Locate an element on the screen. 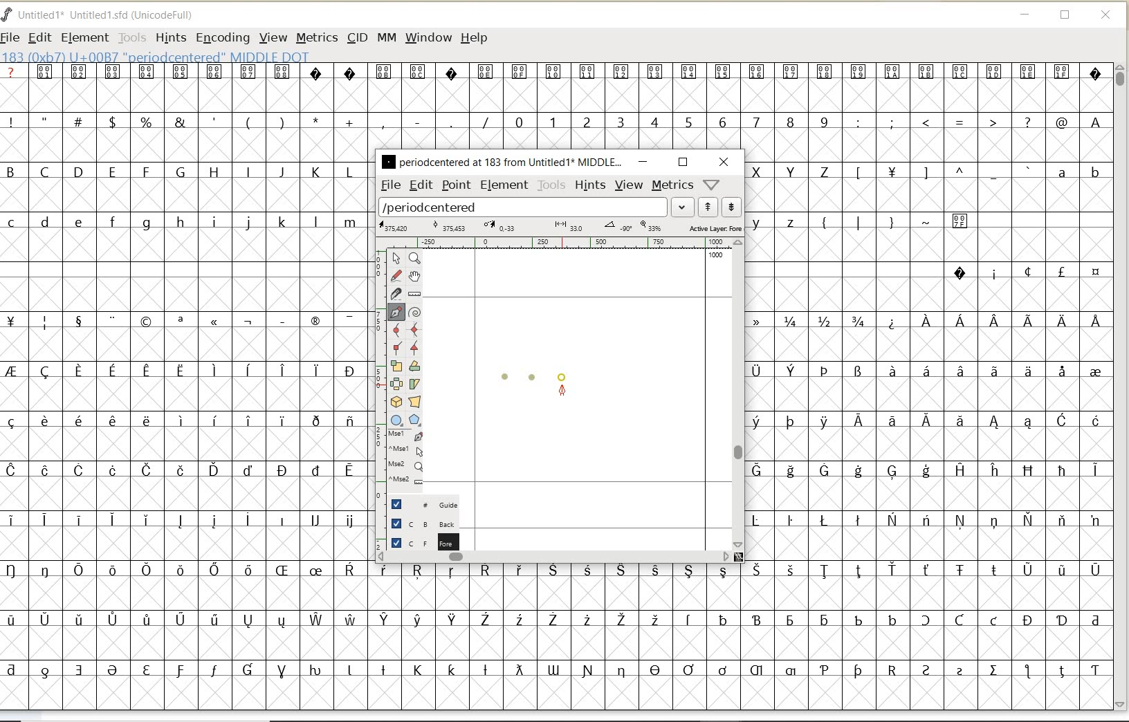 The height and width of the screenshot is (722, 1129). measure a distance, angle between points is located at coordinates (414, 294).